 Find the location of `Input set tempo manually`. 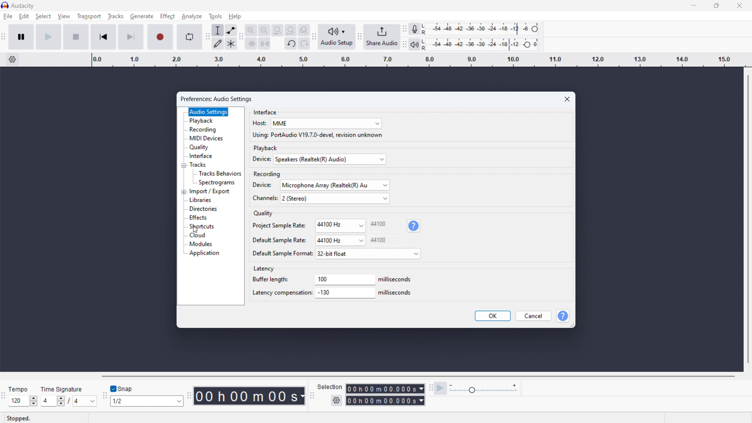

Input set tempo manually is located at coordinates (18, 401).